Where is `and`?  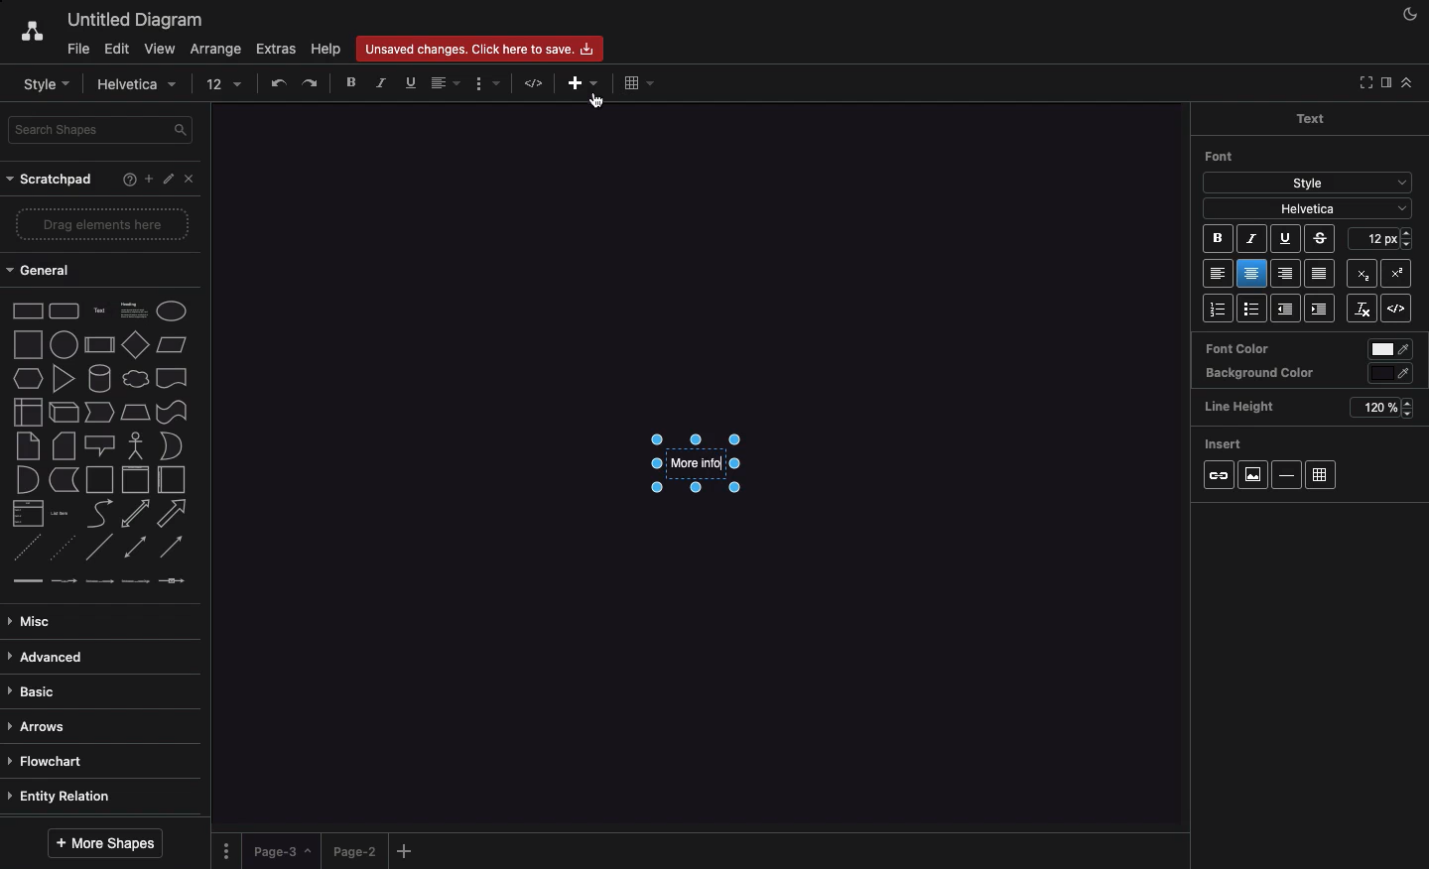 and is located at coordinates (29, 480).